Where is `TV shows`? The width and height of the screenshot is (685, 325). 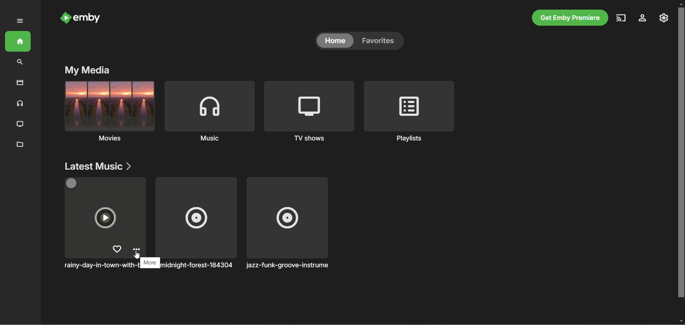 TV shows is located at coordinates (310, 113).